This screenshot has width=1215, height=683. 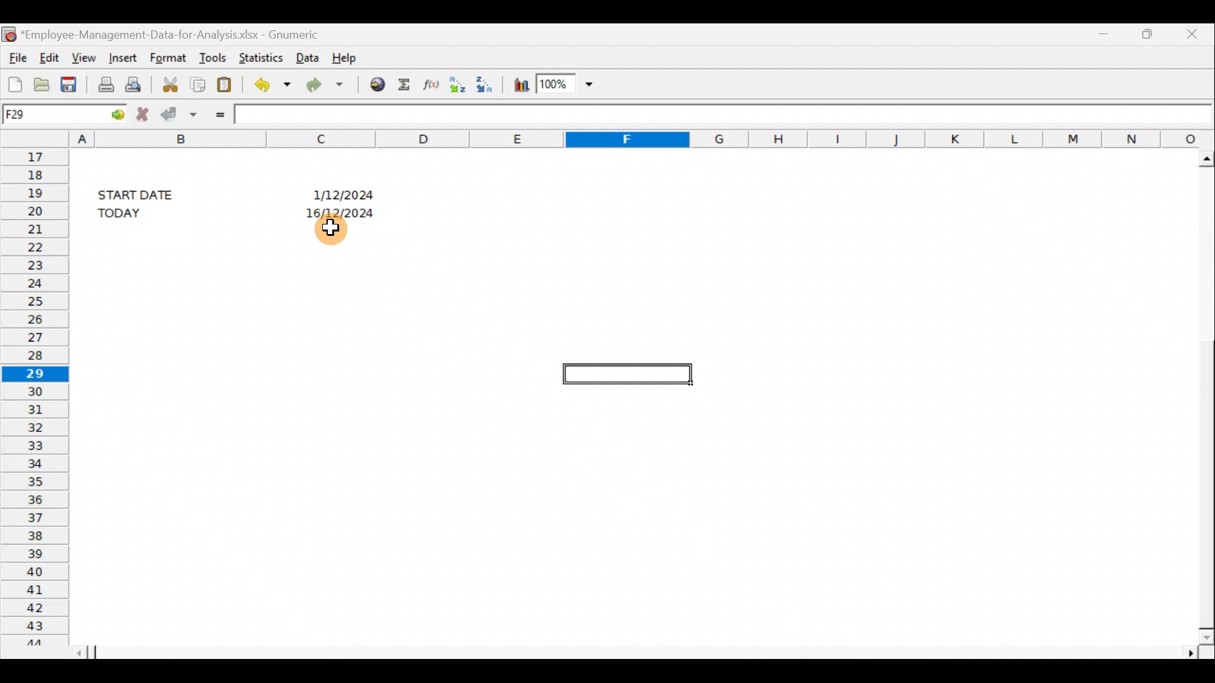 I want to click on Gnumeric logo, so click(x=9, y=32).